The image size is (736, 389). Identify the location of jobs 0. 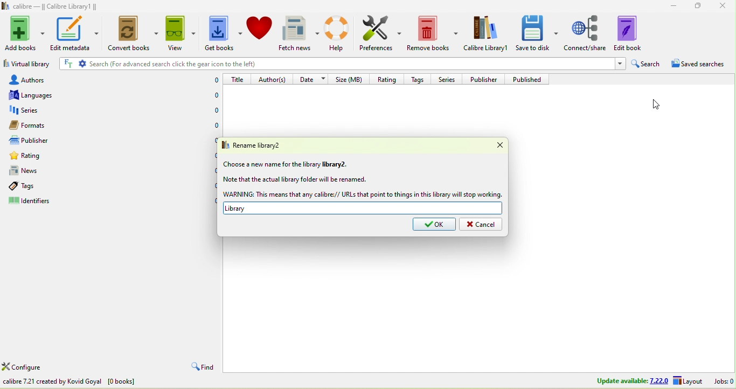
(724, 381).